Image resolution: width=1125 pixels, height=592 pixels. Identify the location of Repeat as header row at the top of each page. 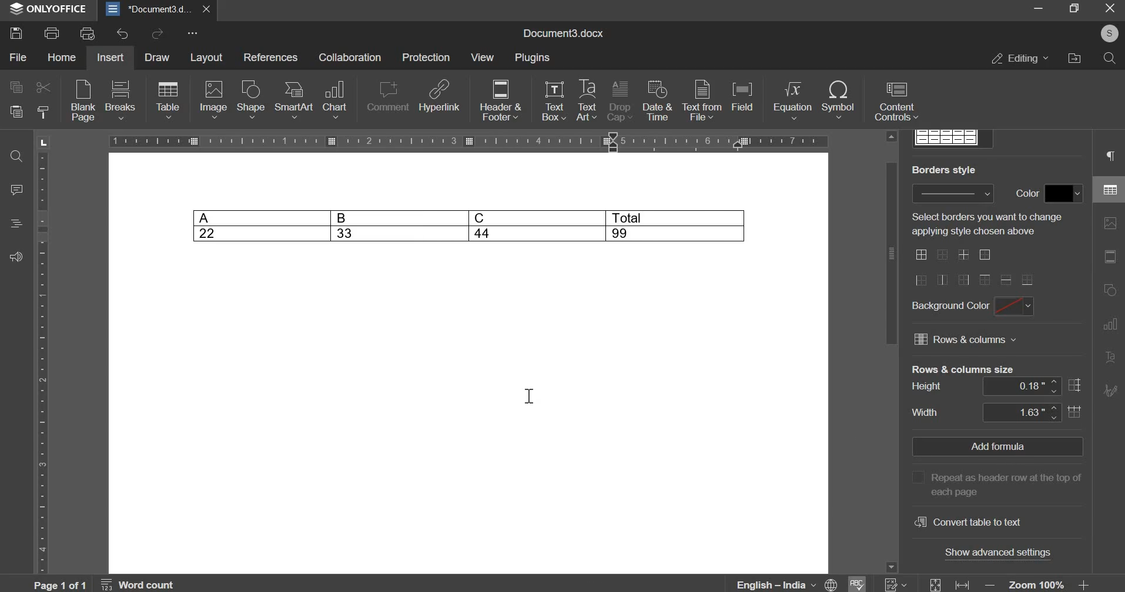
(995, 483).